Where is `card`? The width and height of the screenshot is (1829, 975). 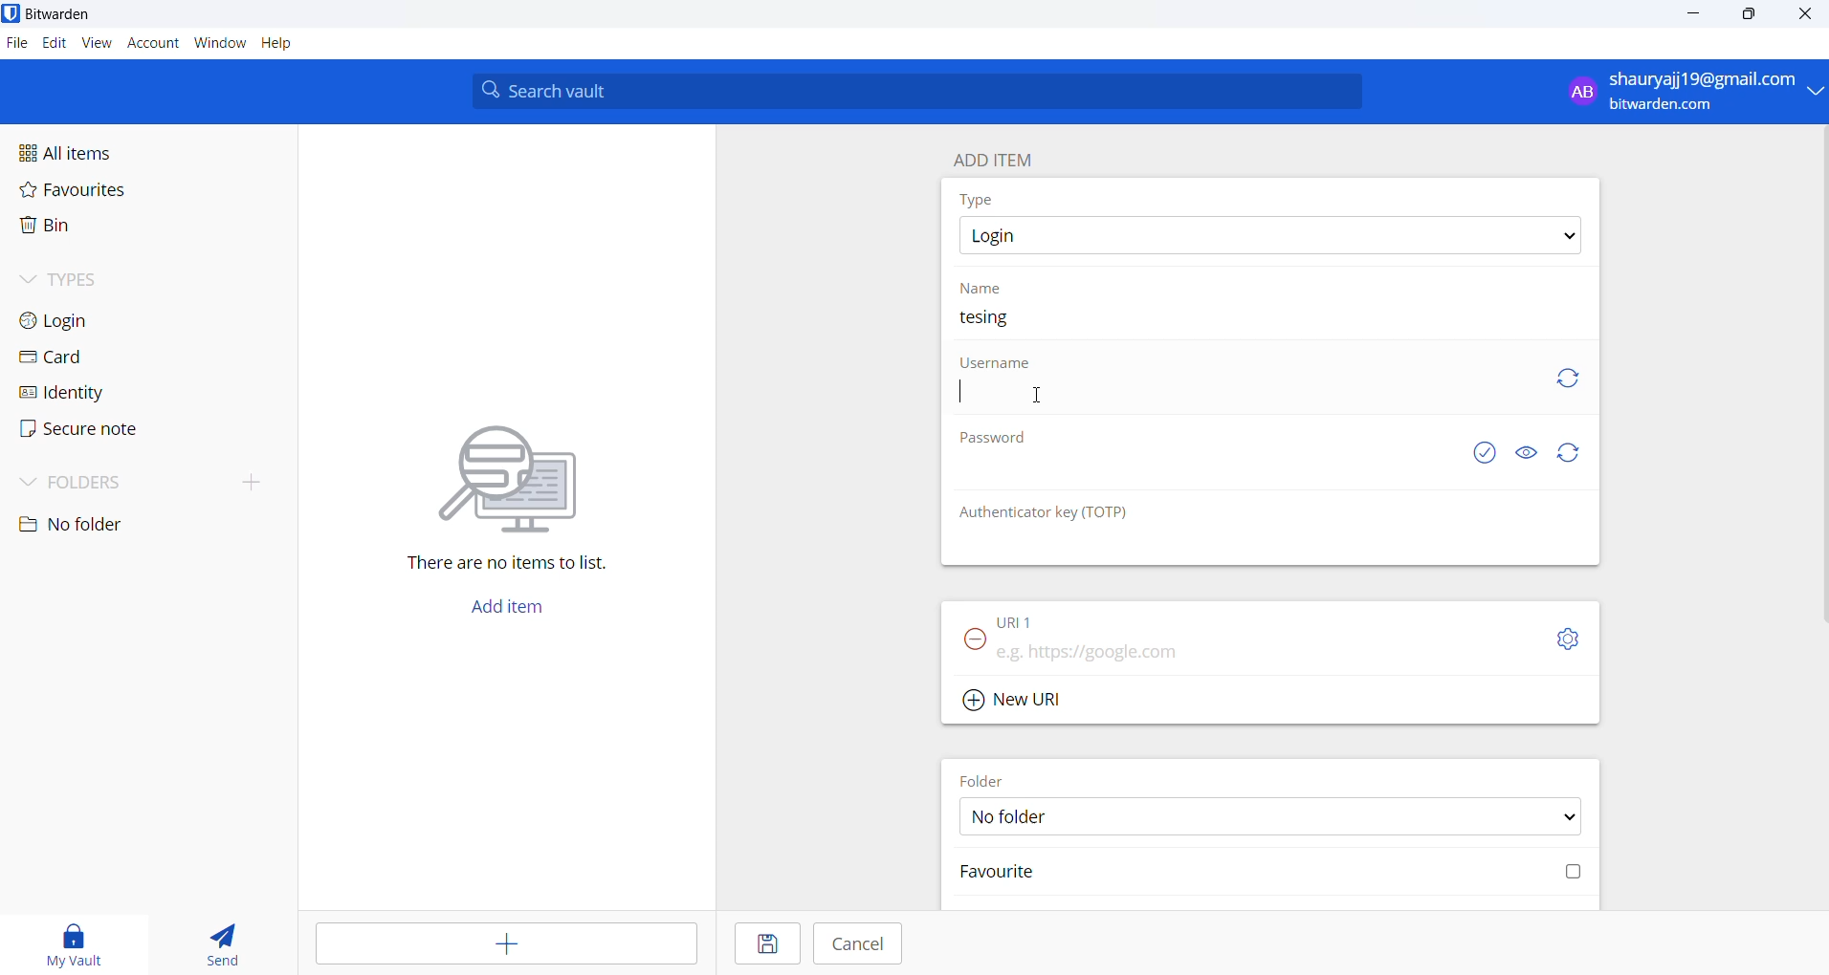
card is located at coordinates (77, 358).